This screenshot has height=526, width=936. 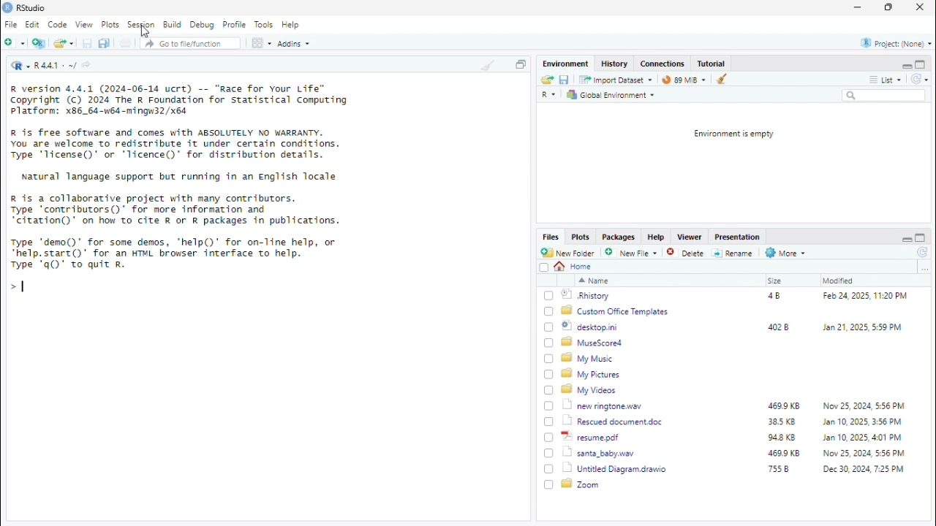 What do you see at coordinates (549, 390) in the screenshot?
I see `Checkbox` at bounding box center [549, 390].